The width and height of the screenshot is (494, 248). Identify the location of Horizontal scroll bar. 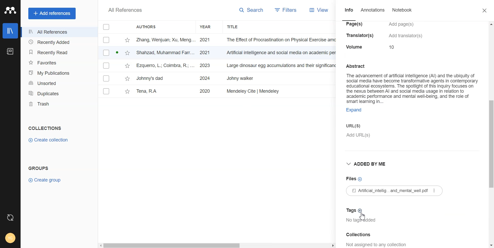
(217, 244).